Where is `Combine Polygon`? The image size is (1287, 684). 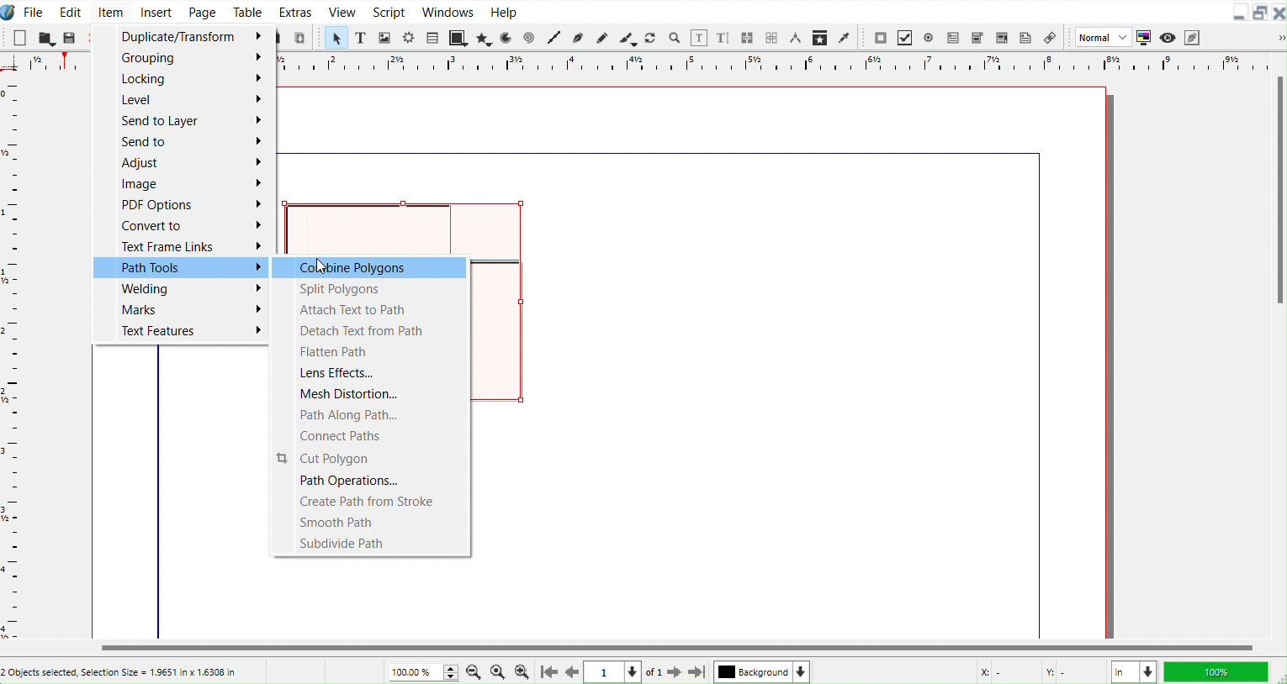 Combine Polygon is located at coordinates (365, 266).